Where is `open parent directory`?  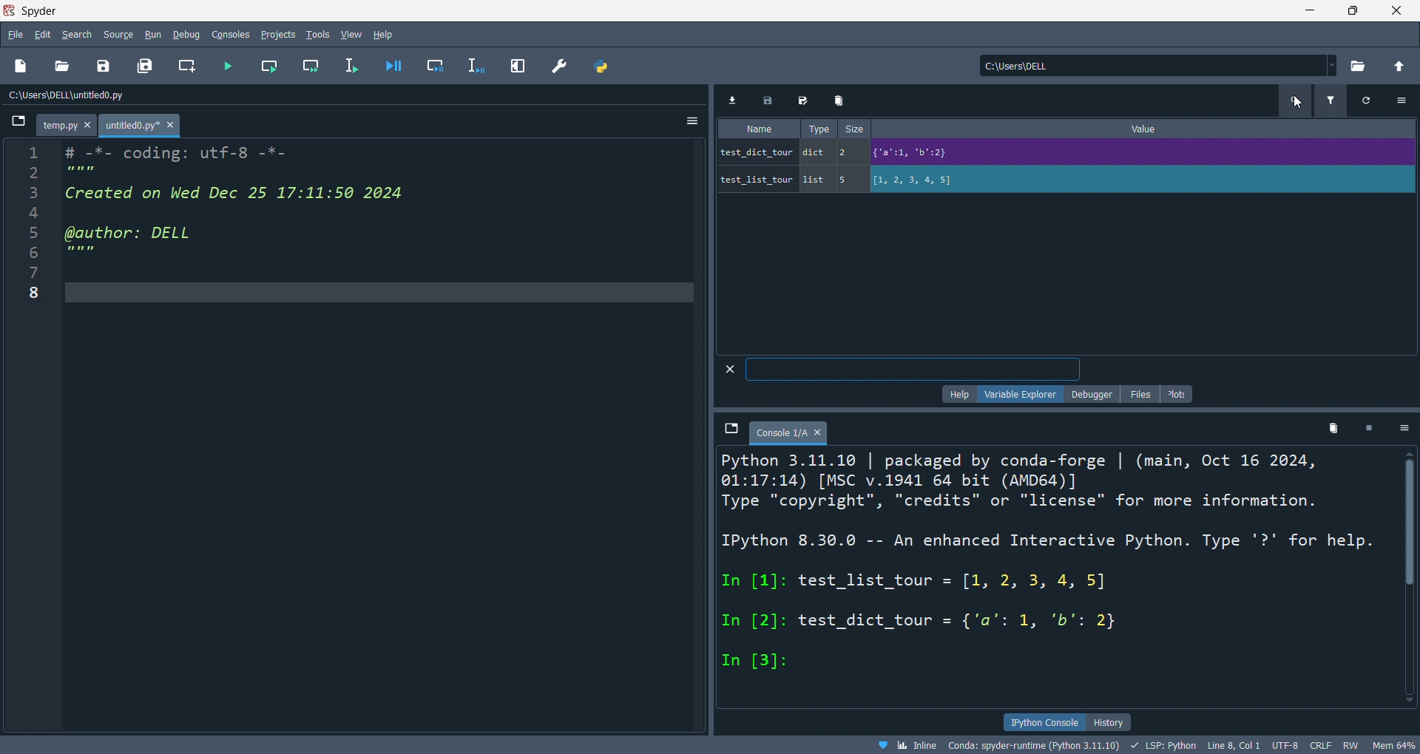 open parent directory is located at coordinates (1397, 69).